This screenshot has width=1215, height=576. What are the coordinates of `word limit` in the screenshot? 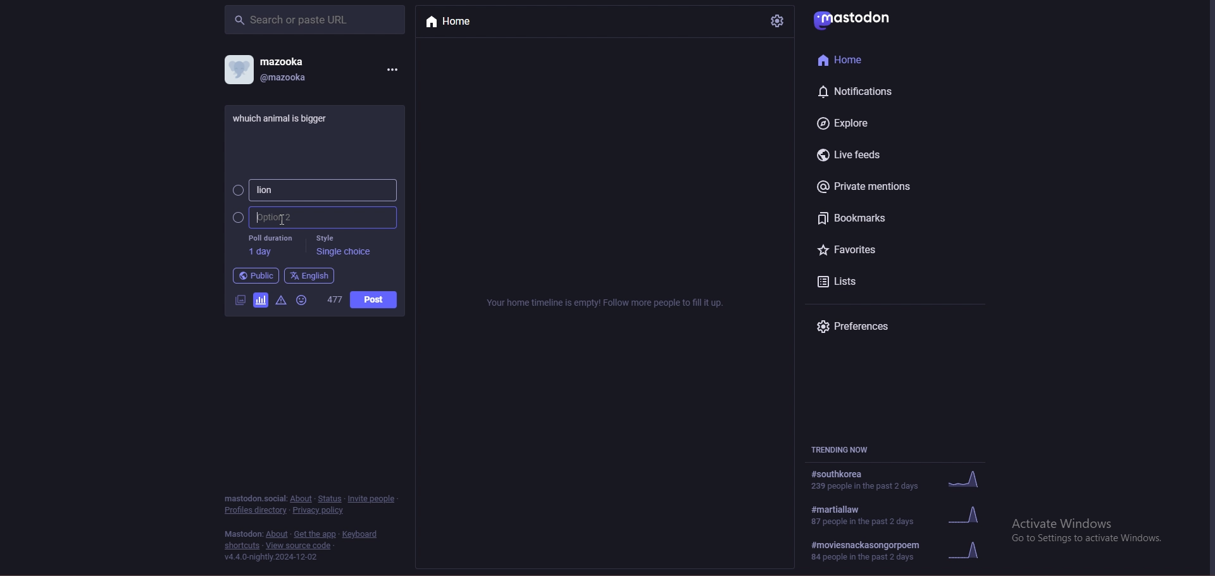 It's located at (333, 300).